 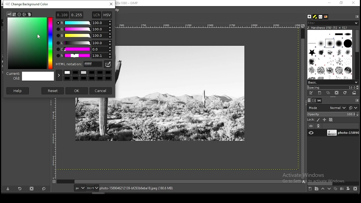 What do you see at coordinates (329, 189) in the screenshot?
I see `move layer one step down` at bounding box center [329, 189].